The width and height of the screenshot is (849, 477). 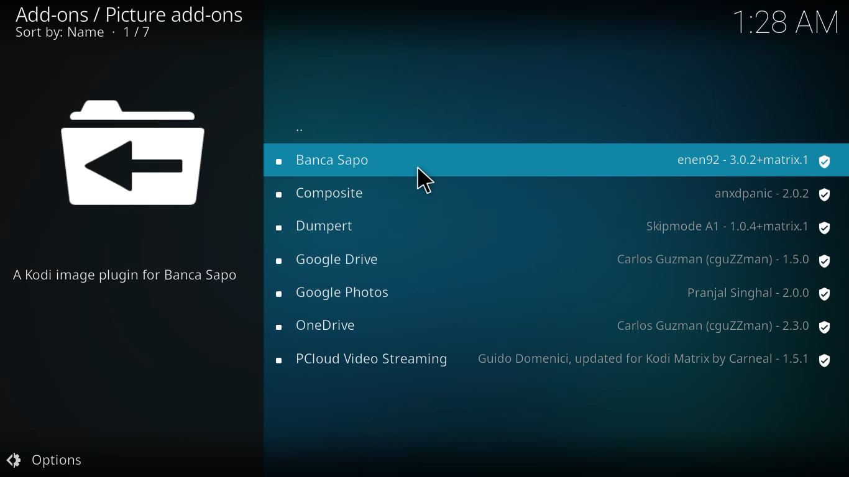 What do you see at coordinates (44, 460) in the screenshot?
I see `options` at bounding box center [44, 460].